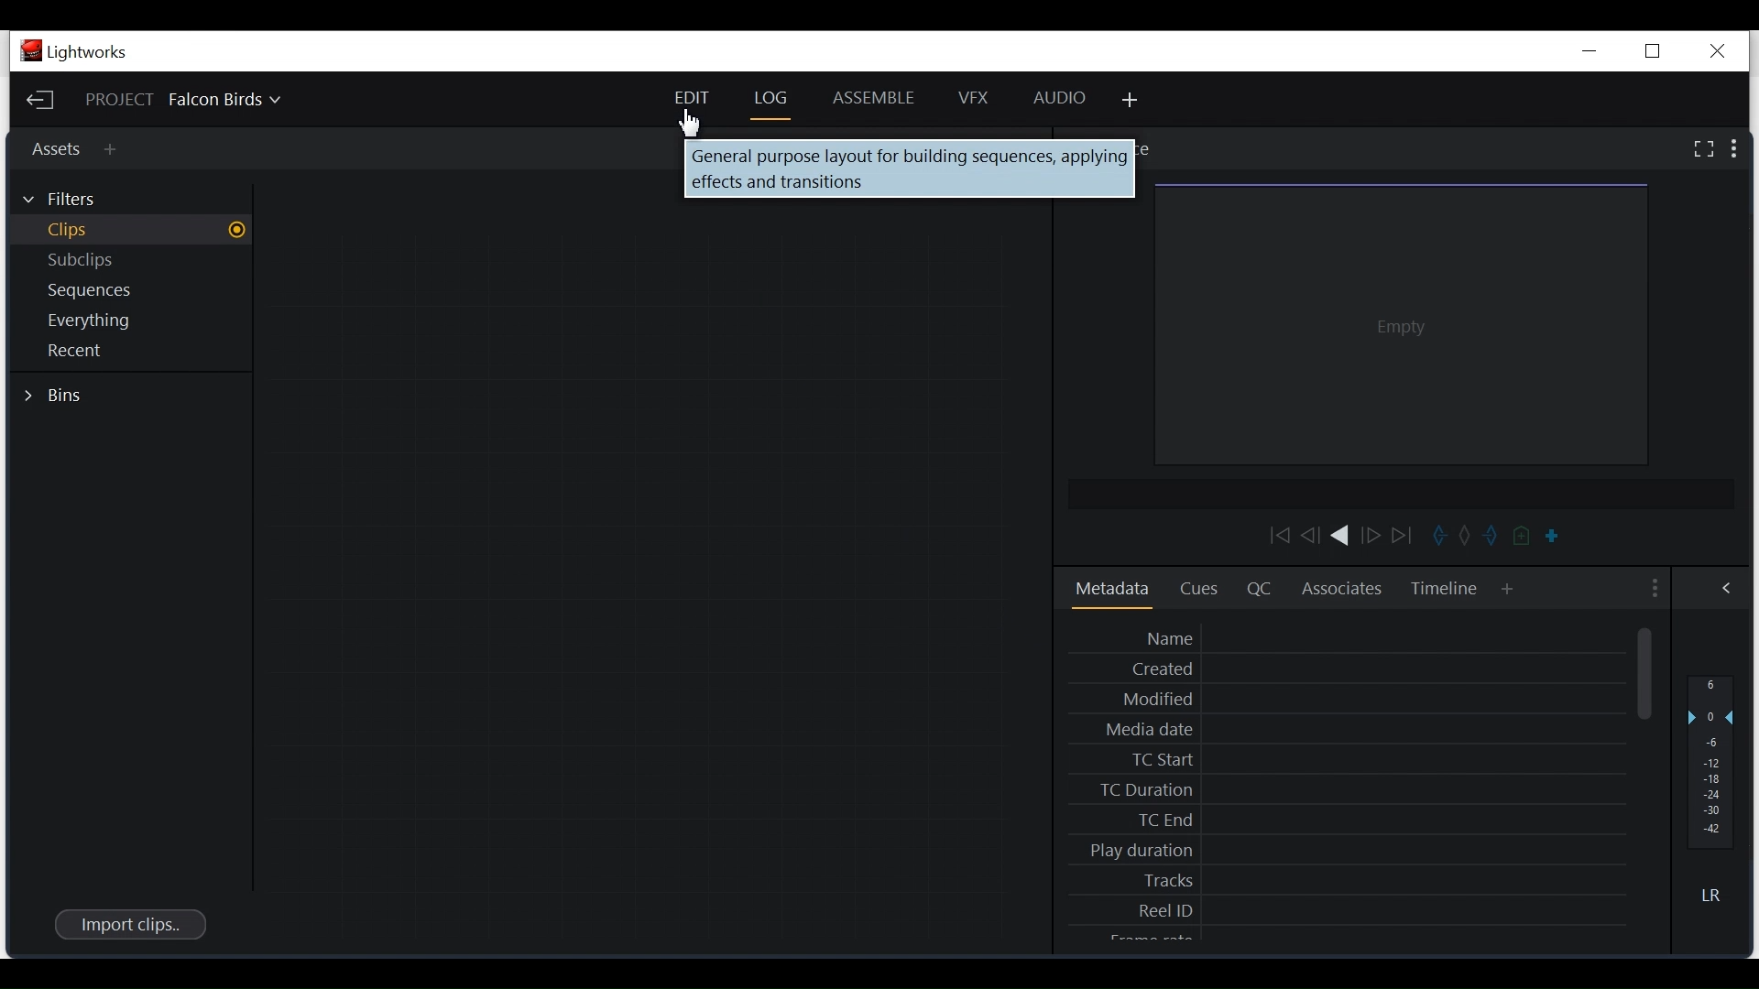 This screenshot has height=989, width=1759. What do you see at coordinates (128, 924) in the screenshot?
I see `Import Clips` at bounding box center [128, 924].